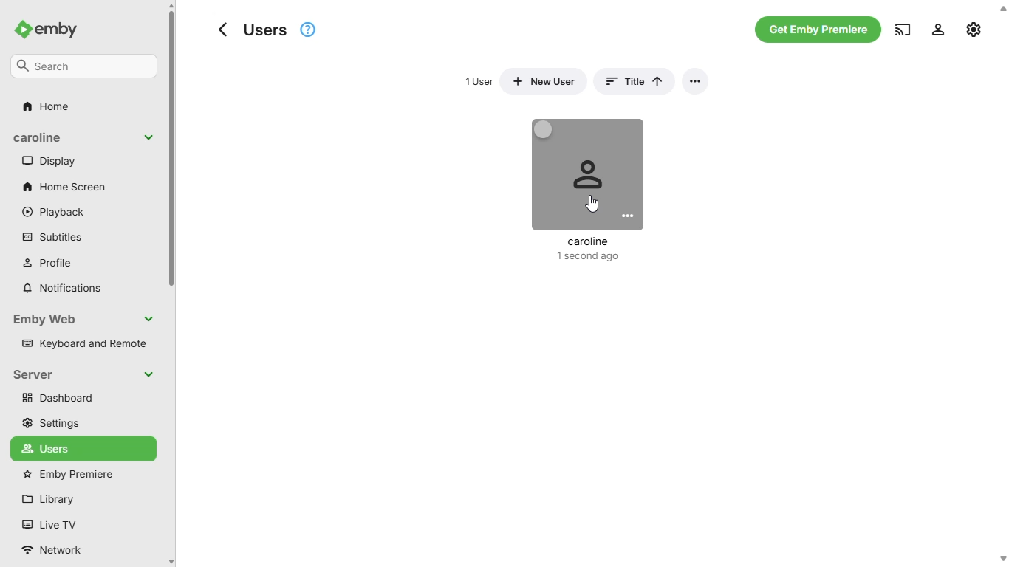 The height and width of the screenshot is (567, 1009). I want to click on vertical scroll bar, so click(173, 284).